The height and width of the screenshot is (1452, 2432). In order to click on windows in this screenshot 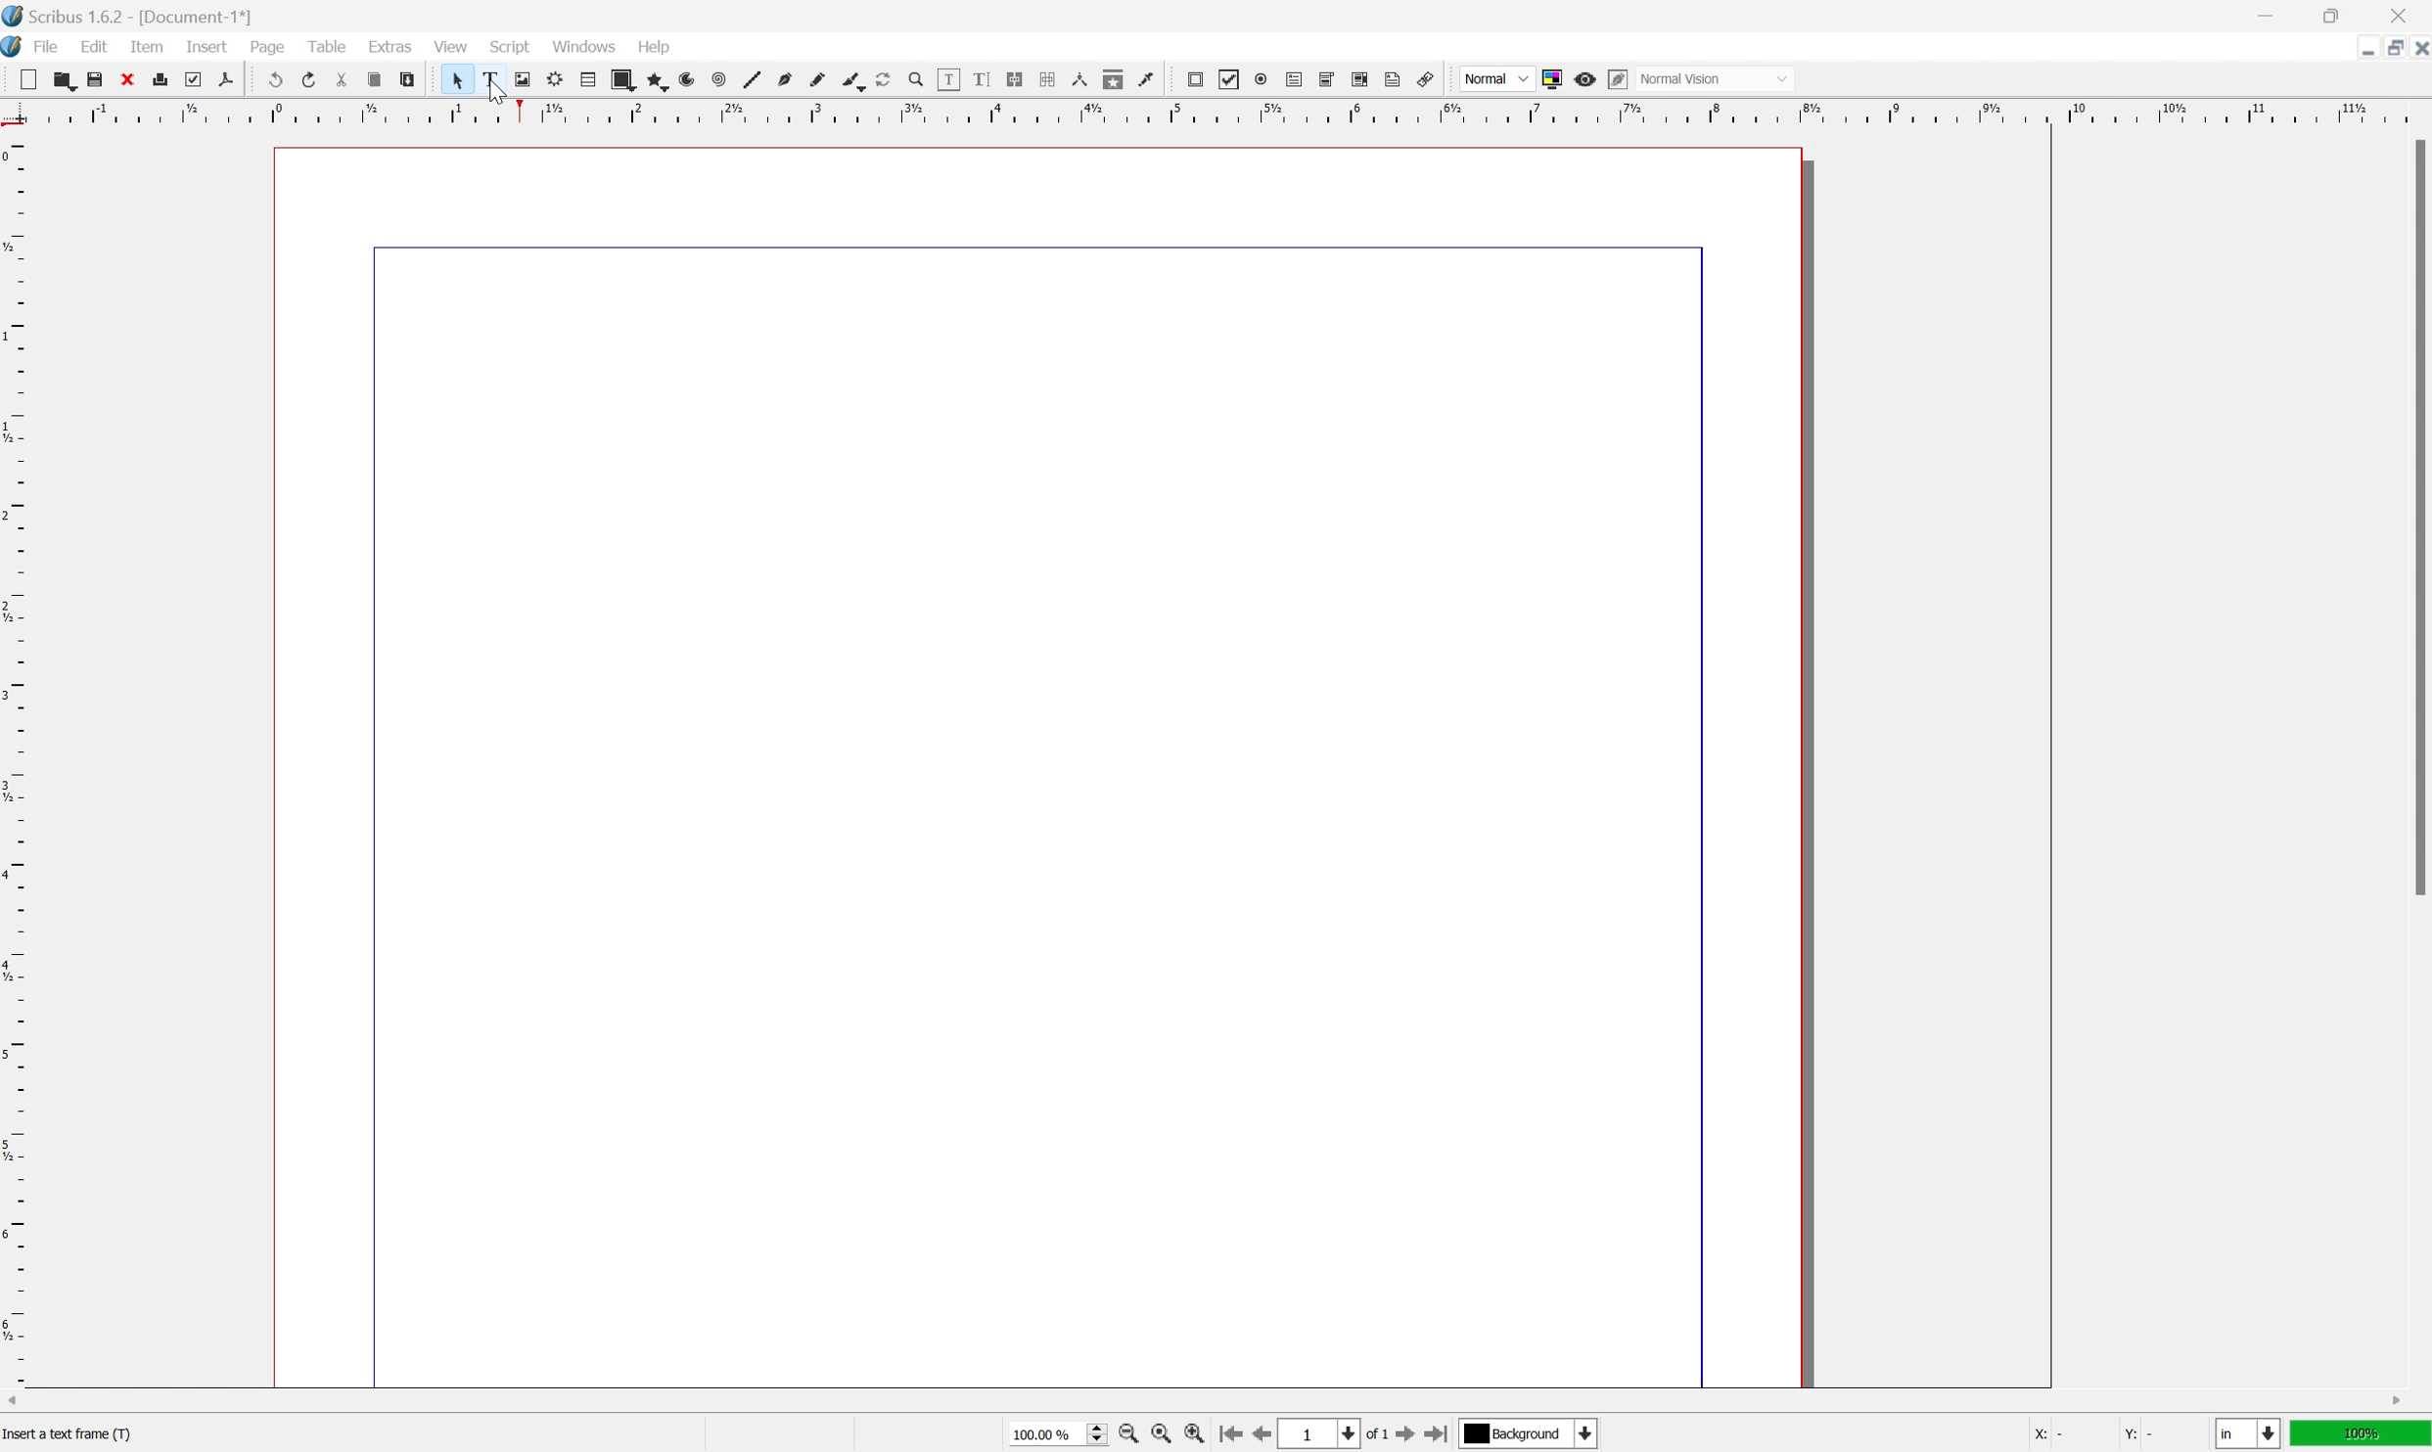, I will do `click(585, 46)`.